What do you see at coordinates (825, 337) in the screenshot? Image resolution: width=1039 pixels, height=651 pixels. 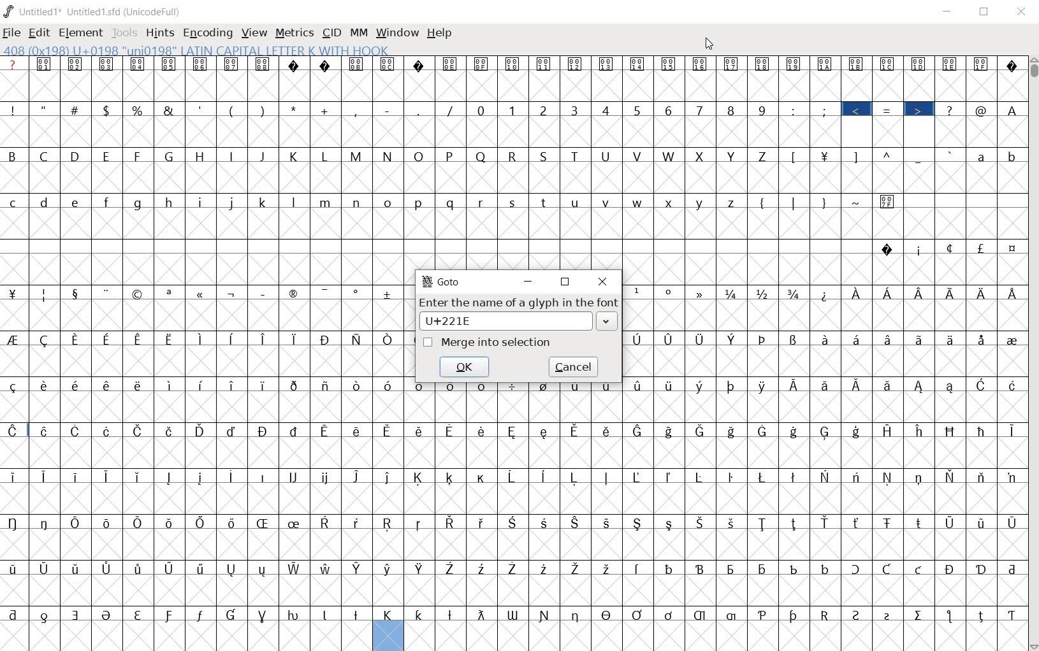 I see `` at bounding box center [825, 337].